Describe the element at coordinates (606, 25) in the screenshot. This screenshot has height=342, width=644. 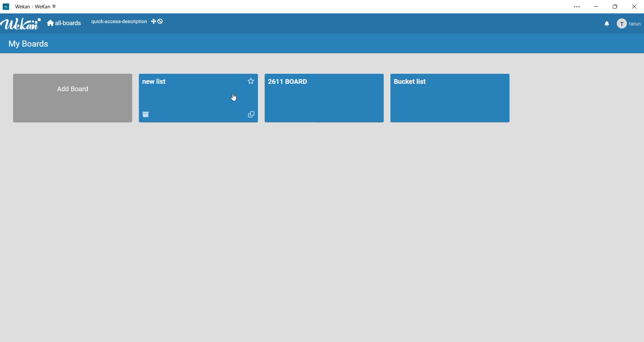
I see `notifications` at that location.